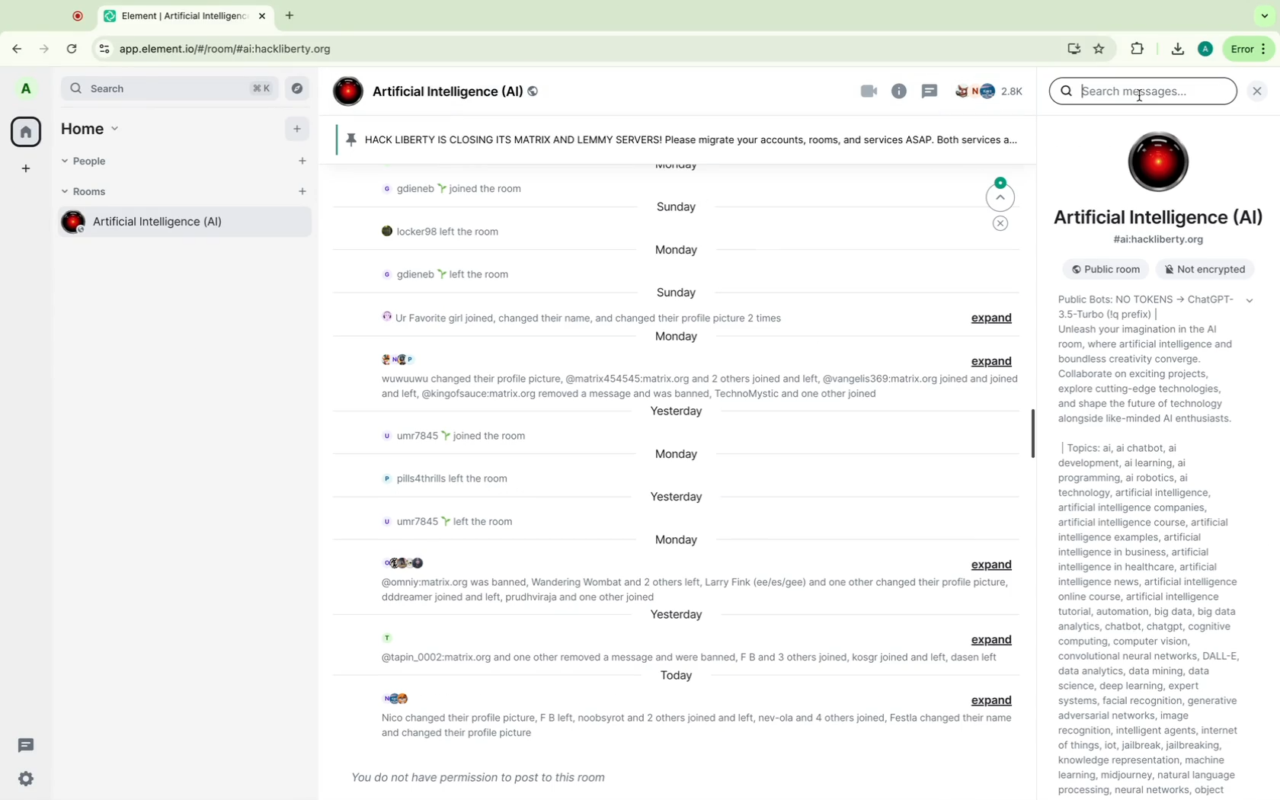  Describe the element at coordinates (188, 14) in the screenshot. I see `tab` at that location.